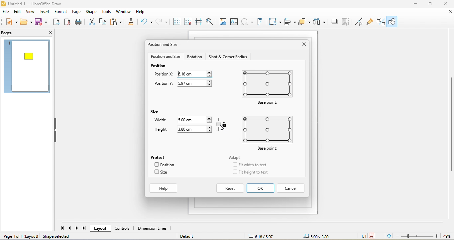  I want to click on first page, so click(61, 228).